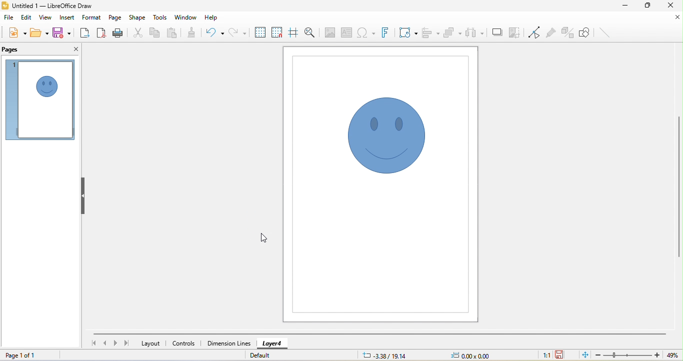 This screenshot has height=361, width=683. What do you see at coordinates (673, 18) in the screenshot?
I see `close` at bounding box center [673, 18].